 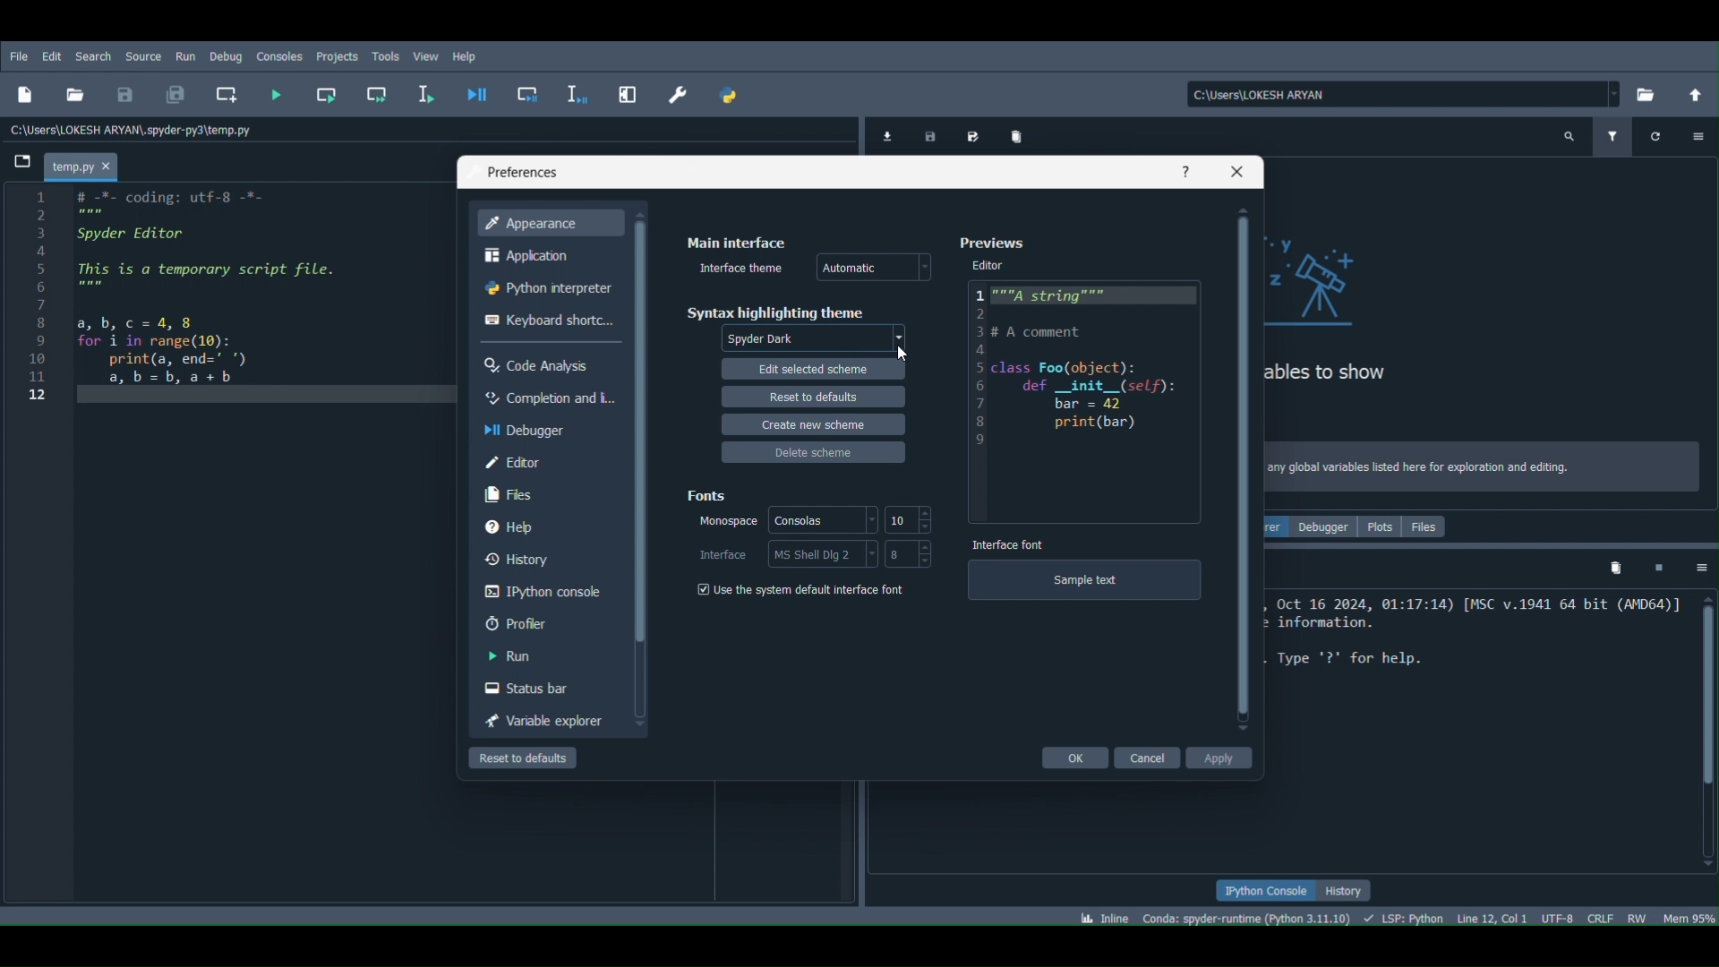 I want to click on Run current cell and go to the next one (Shift + Return), so click(x=378, y=95).